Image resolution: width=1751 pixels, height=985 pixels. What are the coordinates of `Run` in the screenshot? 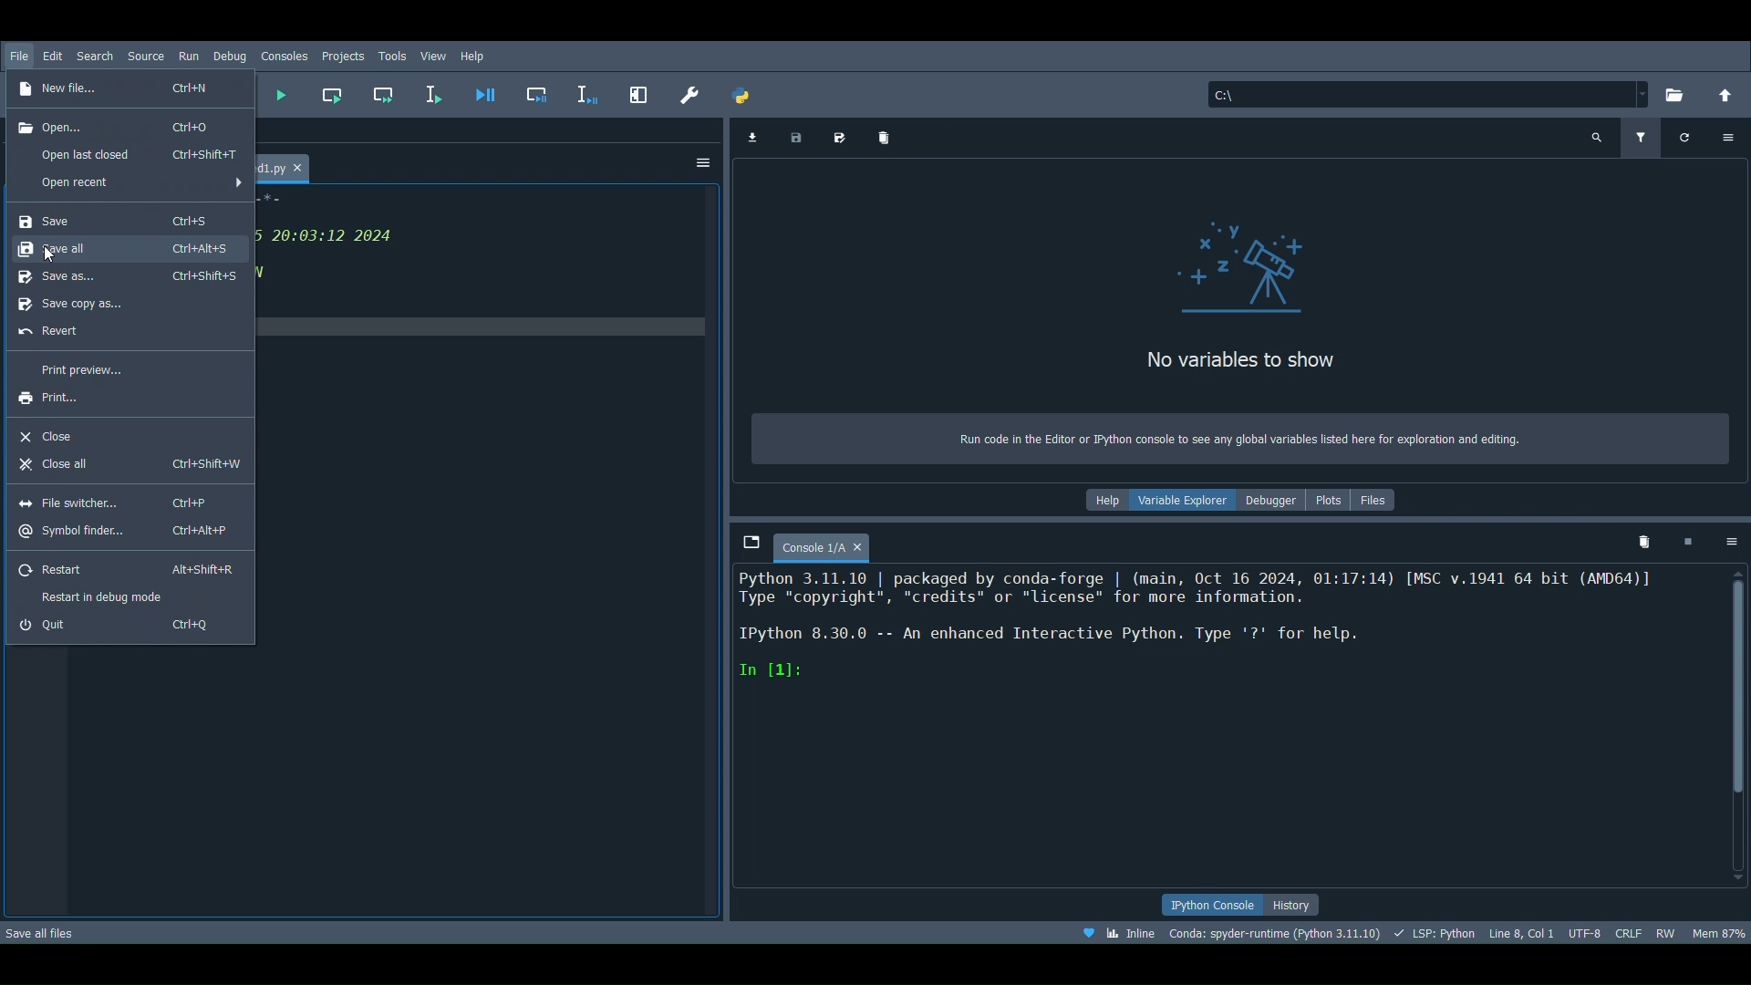 It's located at (186, 54).